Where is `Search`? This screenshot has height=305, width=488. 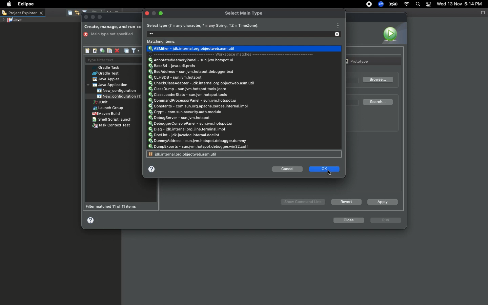
Search is located at coordinates (245, 35).